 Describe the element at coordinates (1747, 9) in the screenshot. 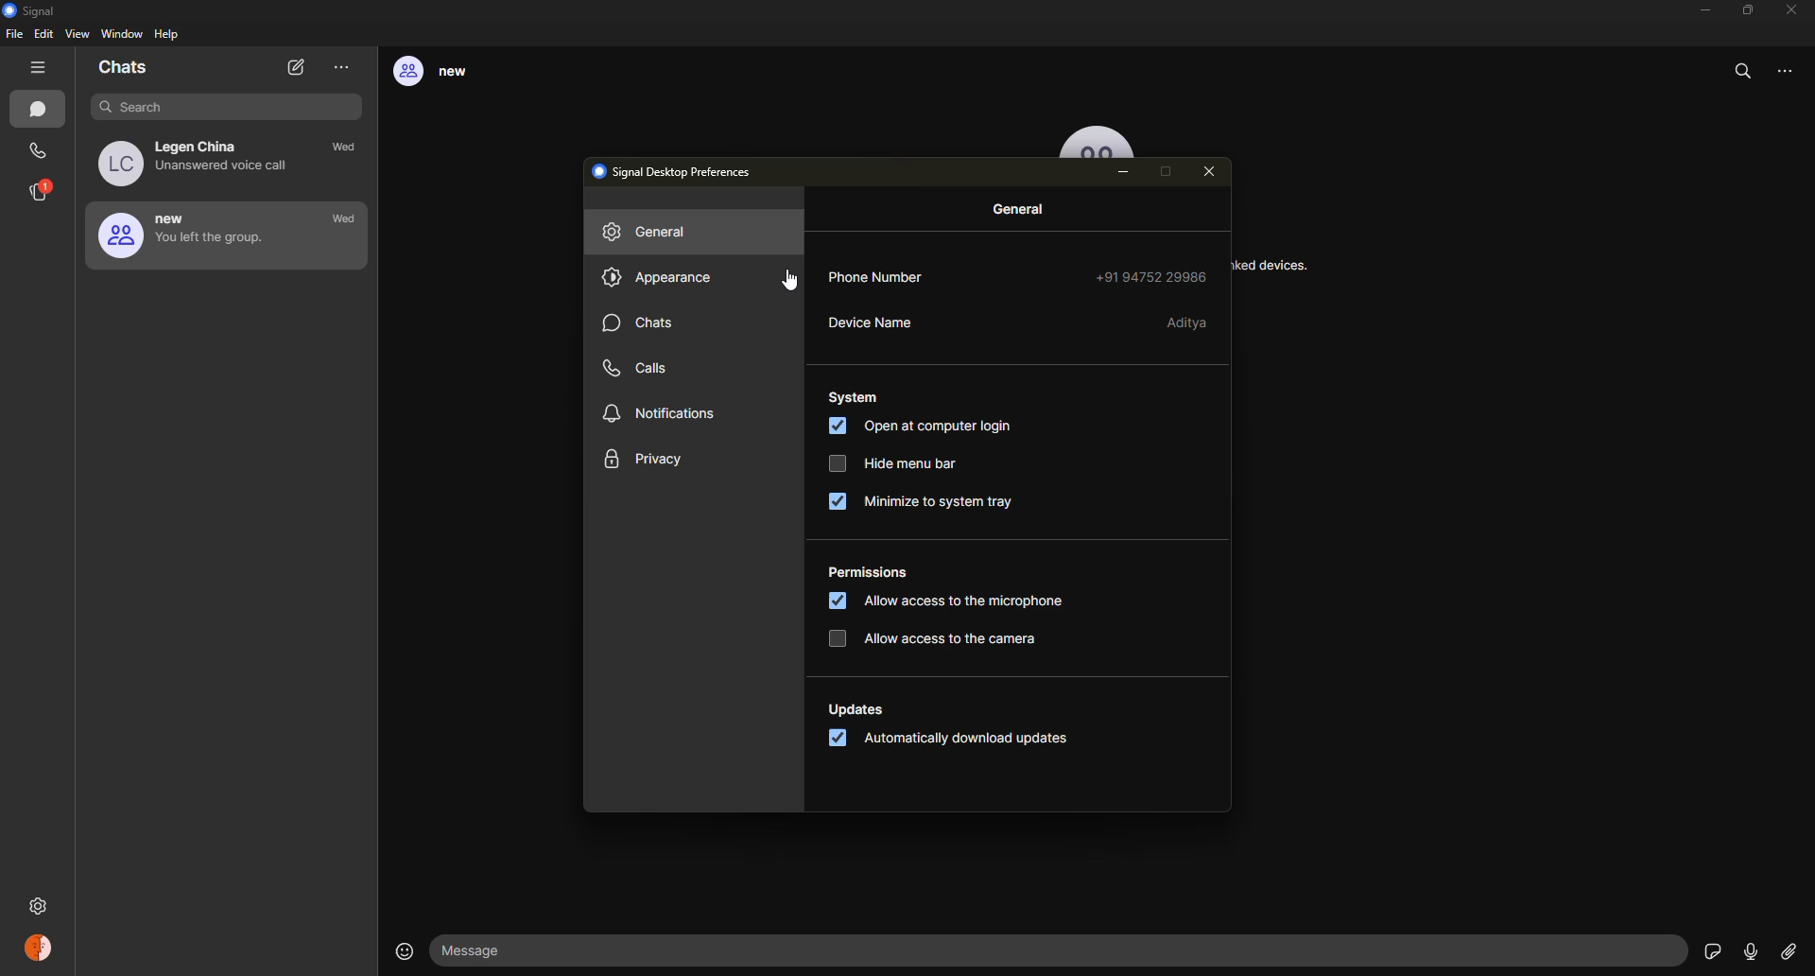

I see `maximize` at that location.